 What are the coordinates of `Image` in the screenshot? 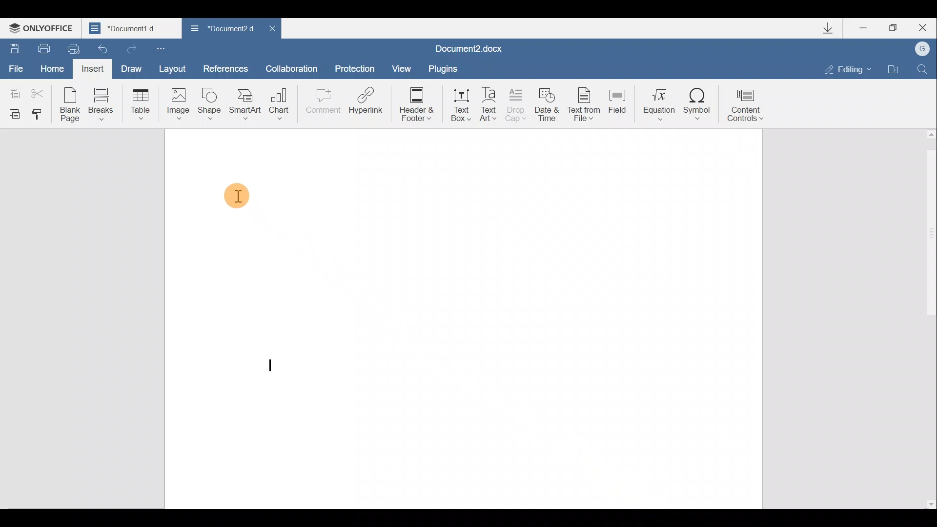 It's located at (178, 103).